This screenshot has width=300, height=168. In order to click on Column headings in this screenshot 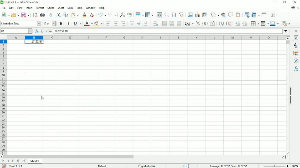, I will do `click(146, 37)`.